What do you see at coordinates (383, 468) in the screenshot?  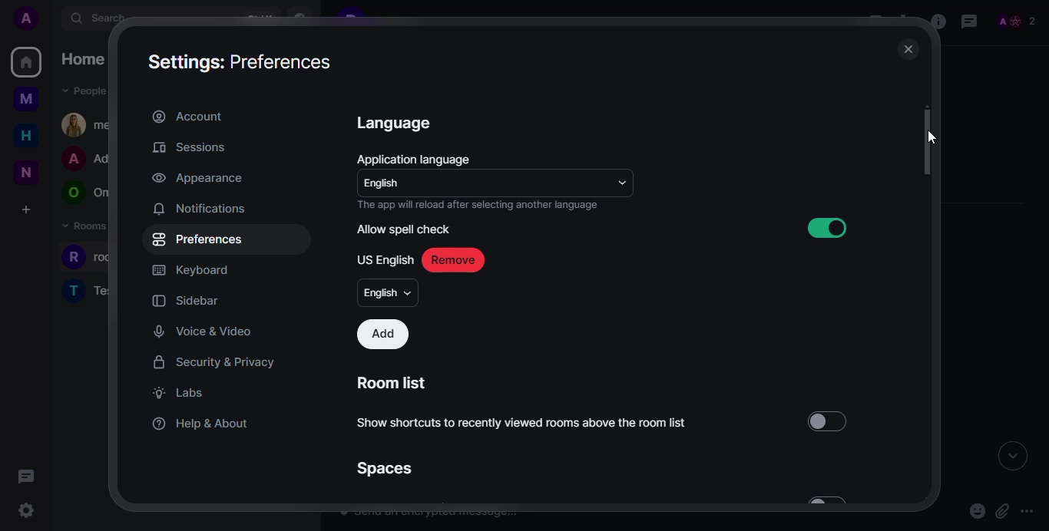 I see `spaces` at bounding box center [383, 468].